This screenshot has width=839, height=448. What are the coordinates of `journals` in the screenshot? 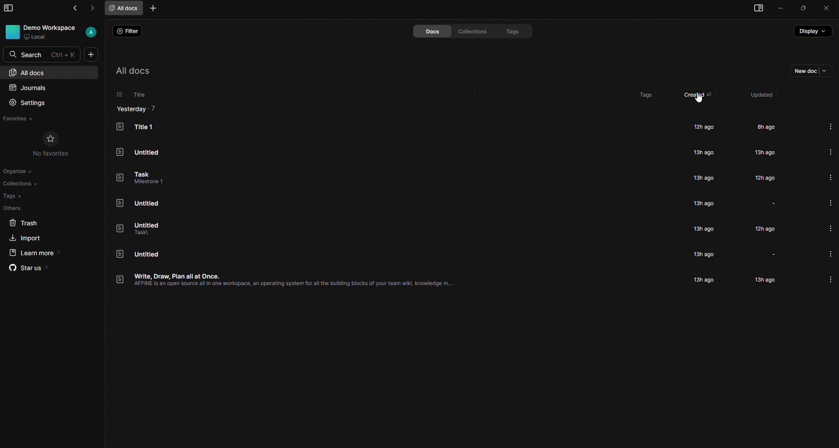 It's located at (31, 87).